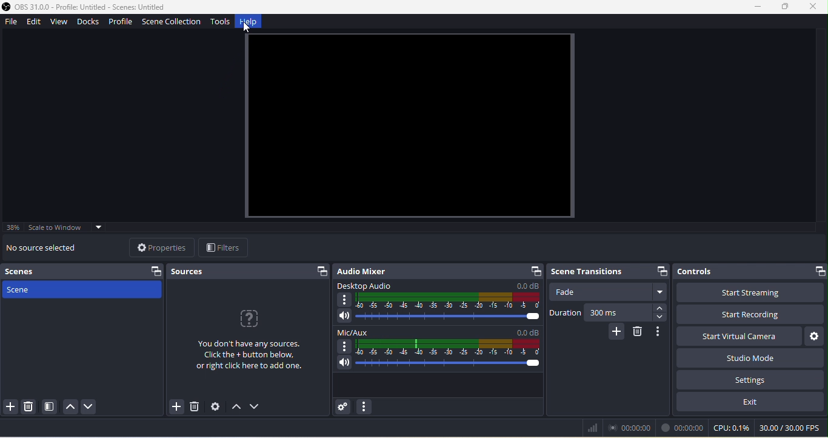 Image resolution: width=828 pixels, height=438 pixels. I want to click on screen, so click(410, 126).